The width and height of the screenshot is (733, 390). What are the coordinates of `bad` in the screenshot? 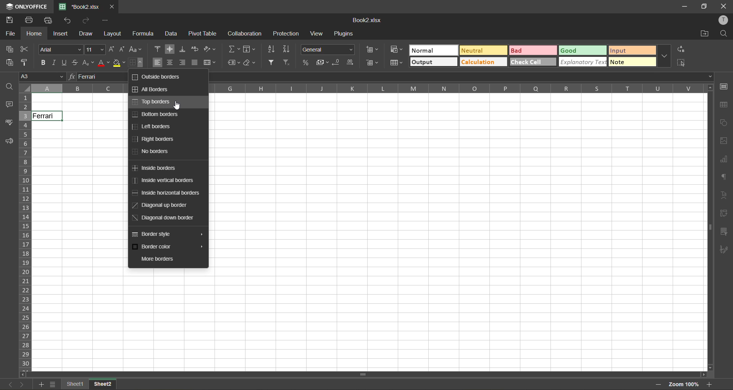 It's located at (532, 51).